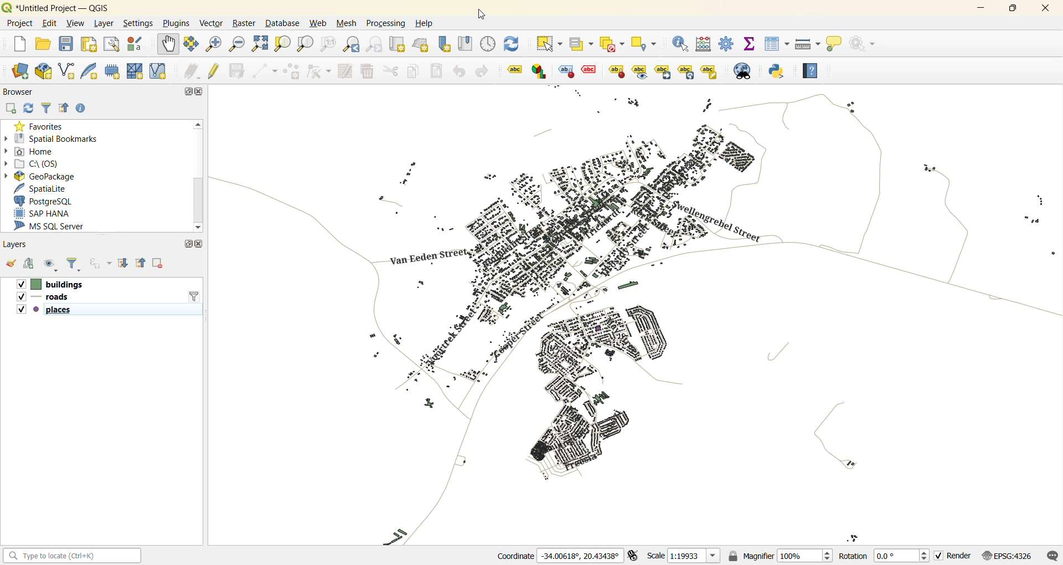  What do you see at coordinates (41, 176) in the screenshot?
I see `geopackage` at bounding box center [41, 176].